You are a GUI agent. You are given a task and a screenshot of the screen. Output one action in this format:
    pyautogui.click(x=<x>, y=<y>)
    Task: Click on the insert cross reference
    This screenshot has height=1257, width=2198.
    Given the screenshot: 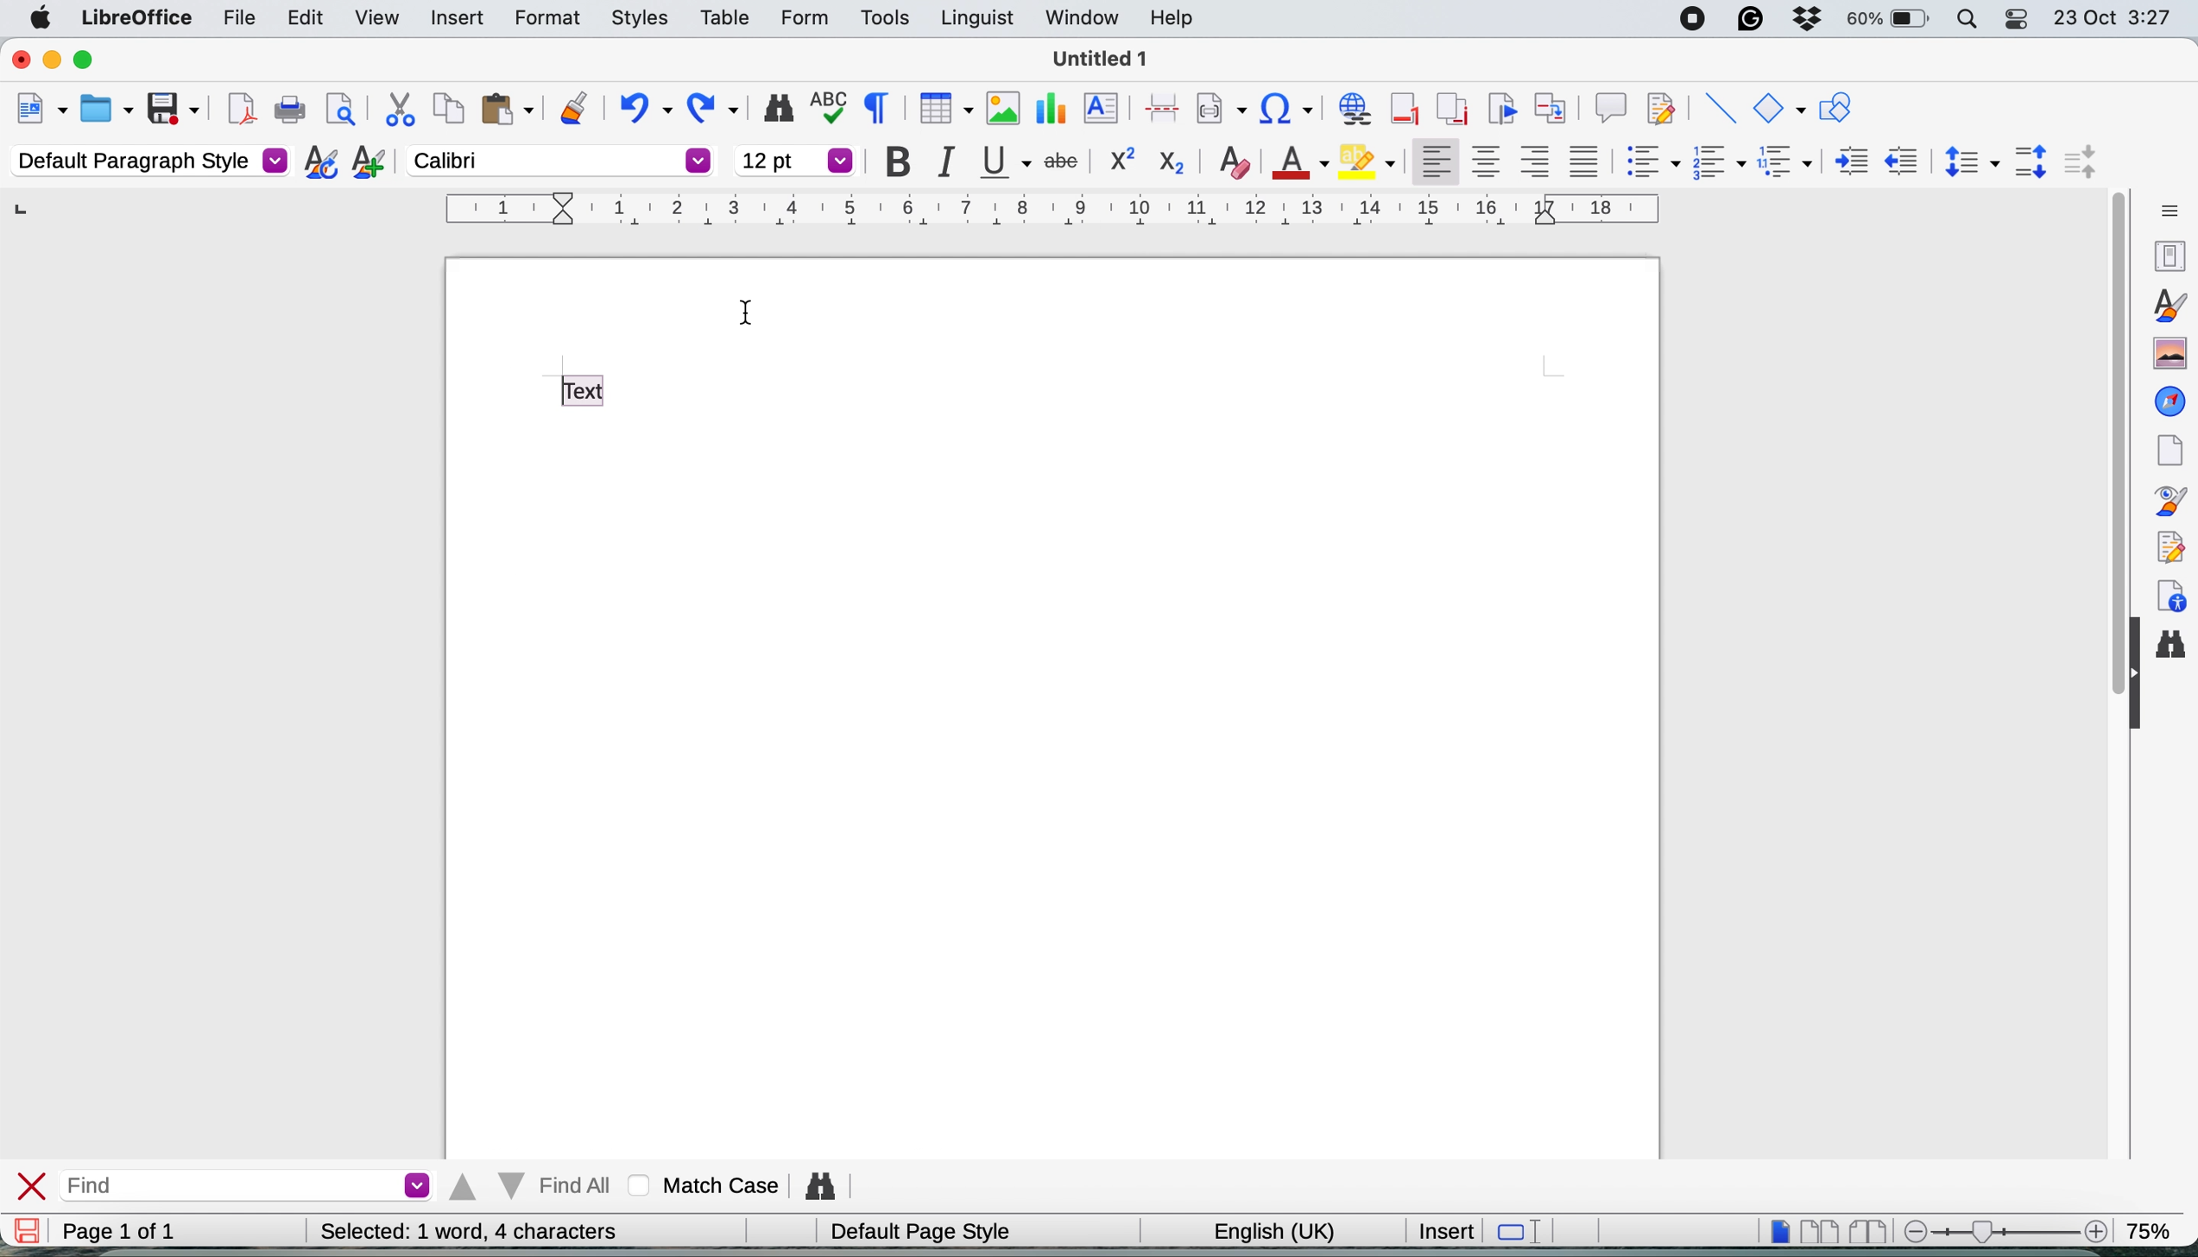 What is the action you would take?
    pyautogui.click(x=1553, y=110)
    